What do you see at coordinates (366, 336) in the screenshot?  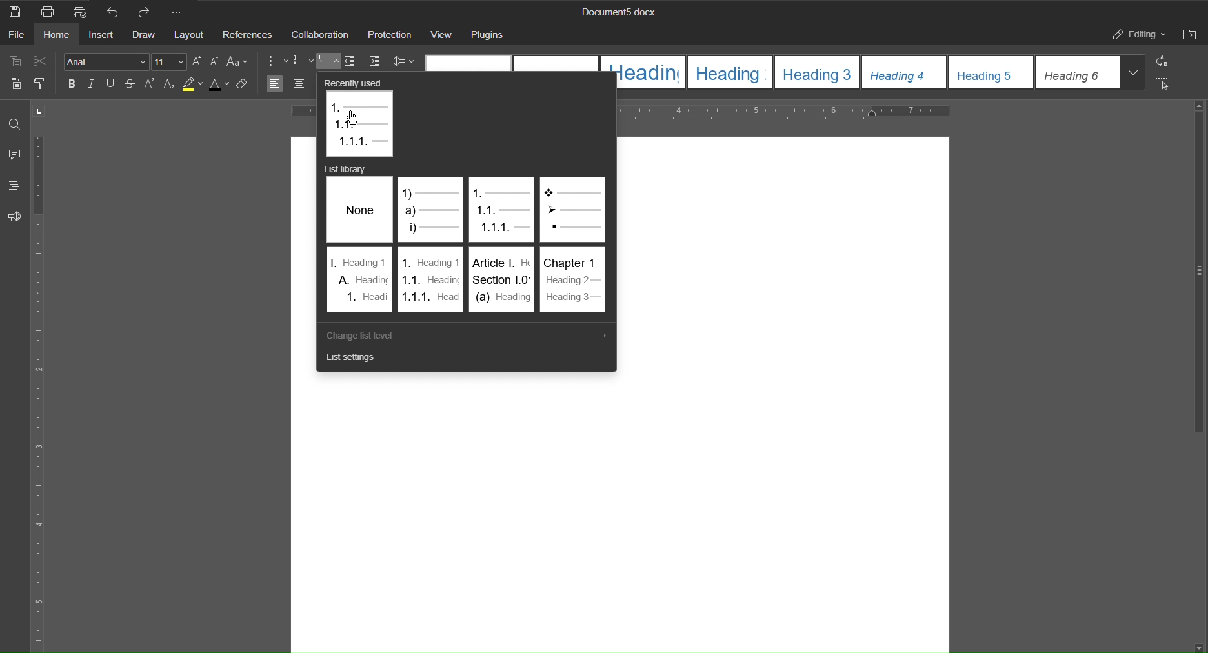 I see `Change list level` at bounding box center [366, 336].